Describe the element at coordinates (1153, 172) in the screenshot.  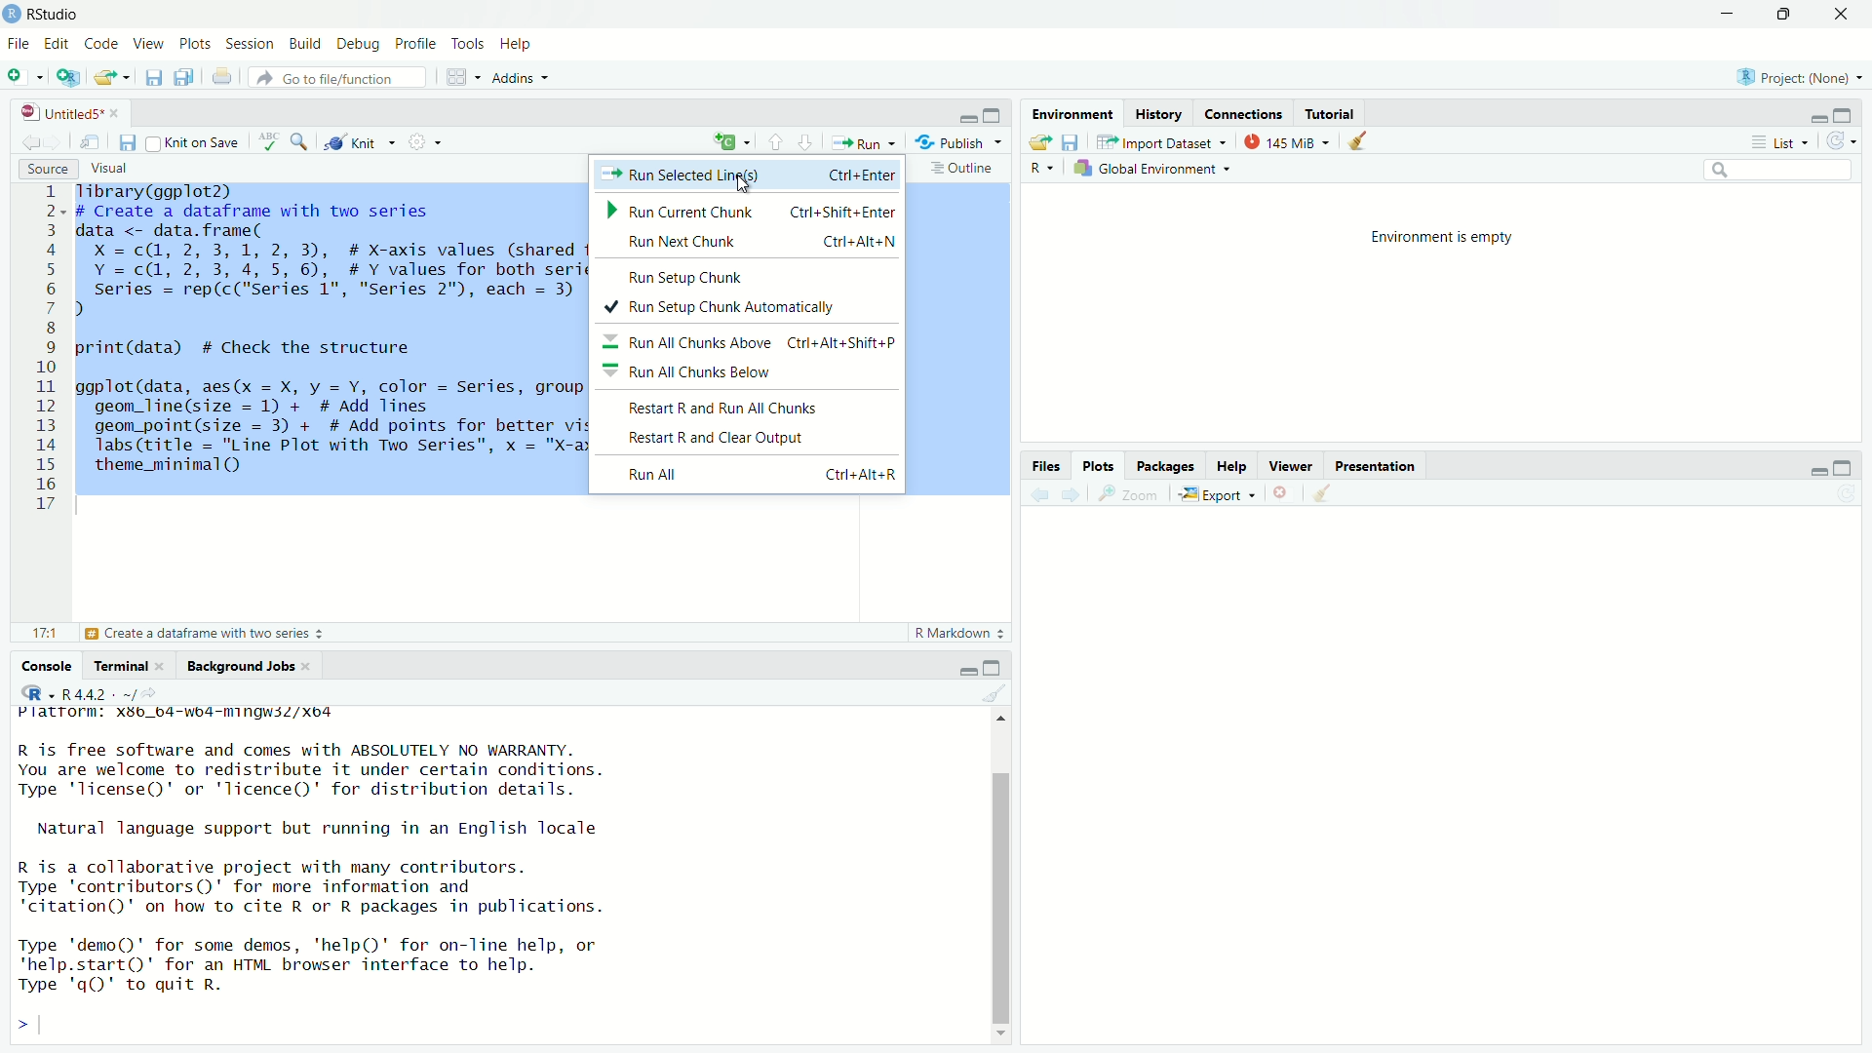
I see `Global Enviornment` at that location.